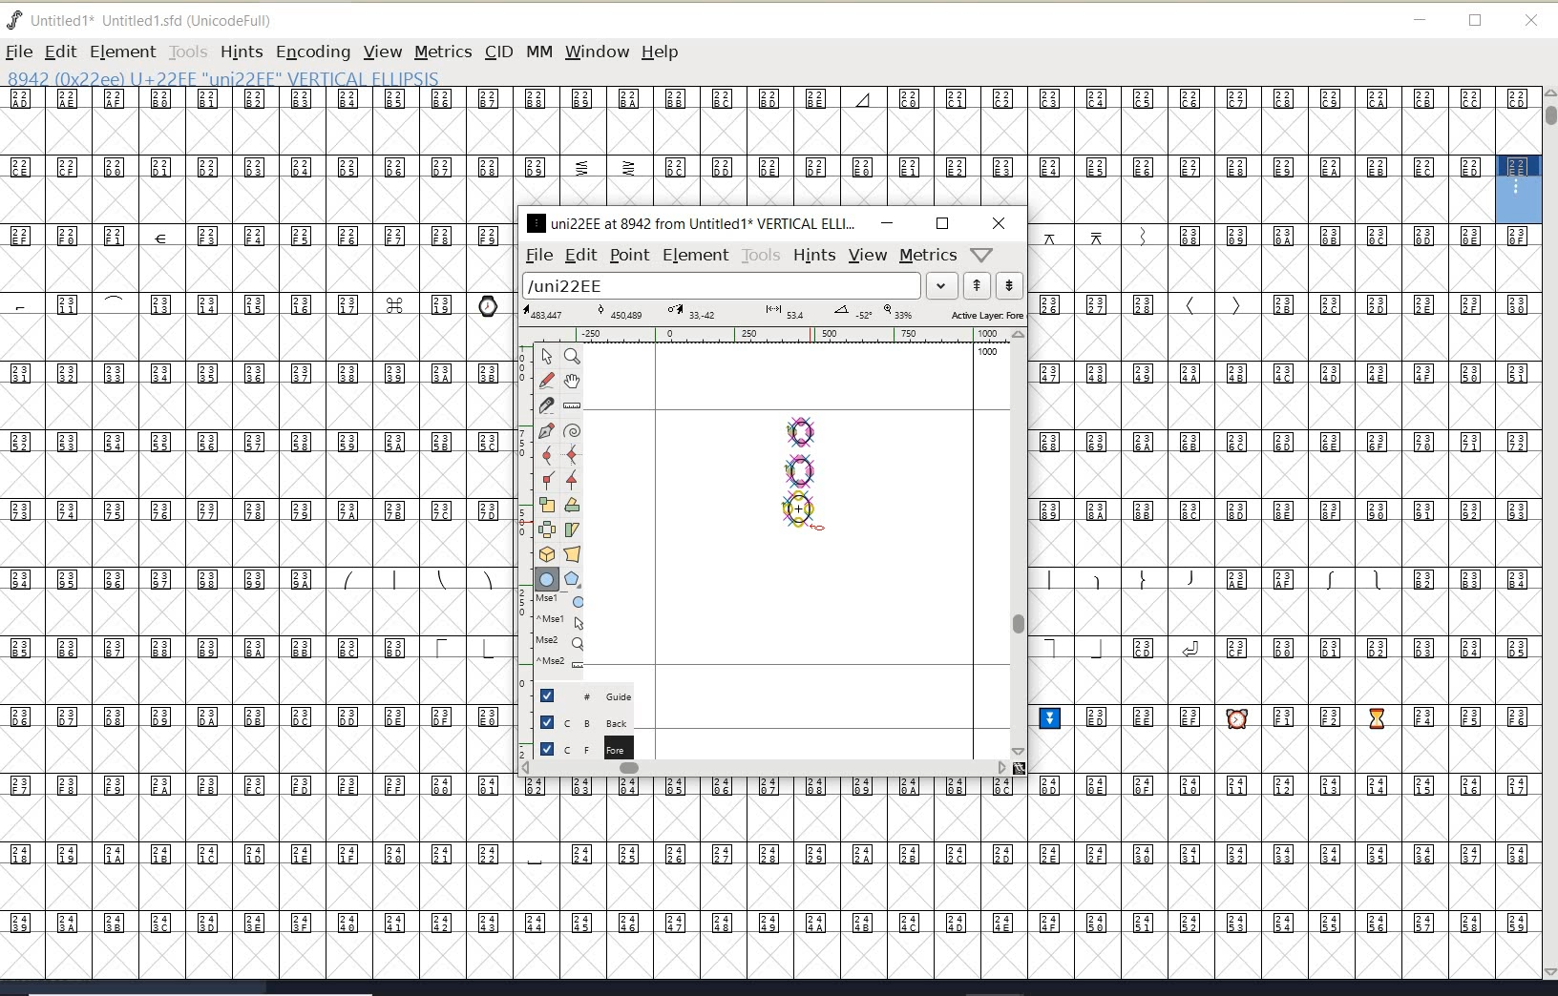 This screenshot has width=1558, height=996. What do you see at coordinates (522, 542) in the screenshot?
I see `SCALE` at bounding box center [522, 542].